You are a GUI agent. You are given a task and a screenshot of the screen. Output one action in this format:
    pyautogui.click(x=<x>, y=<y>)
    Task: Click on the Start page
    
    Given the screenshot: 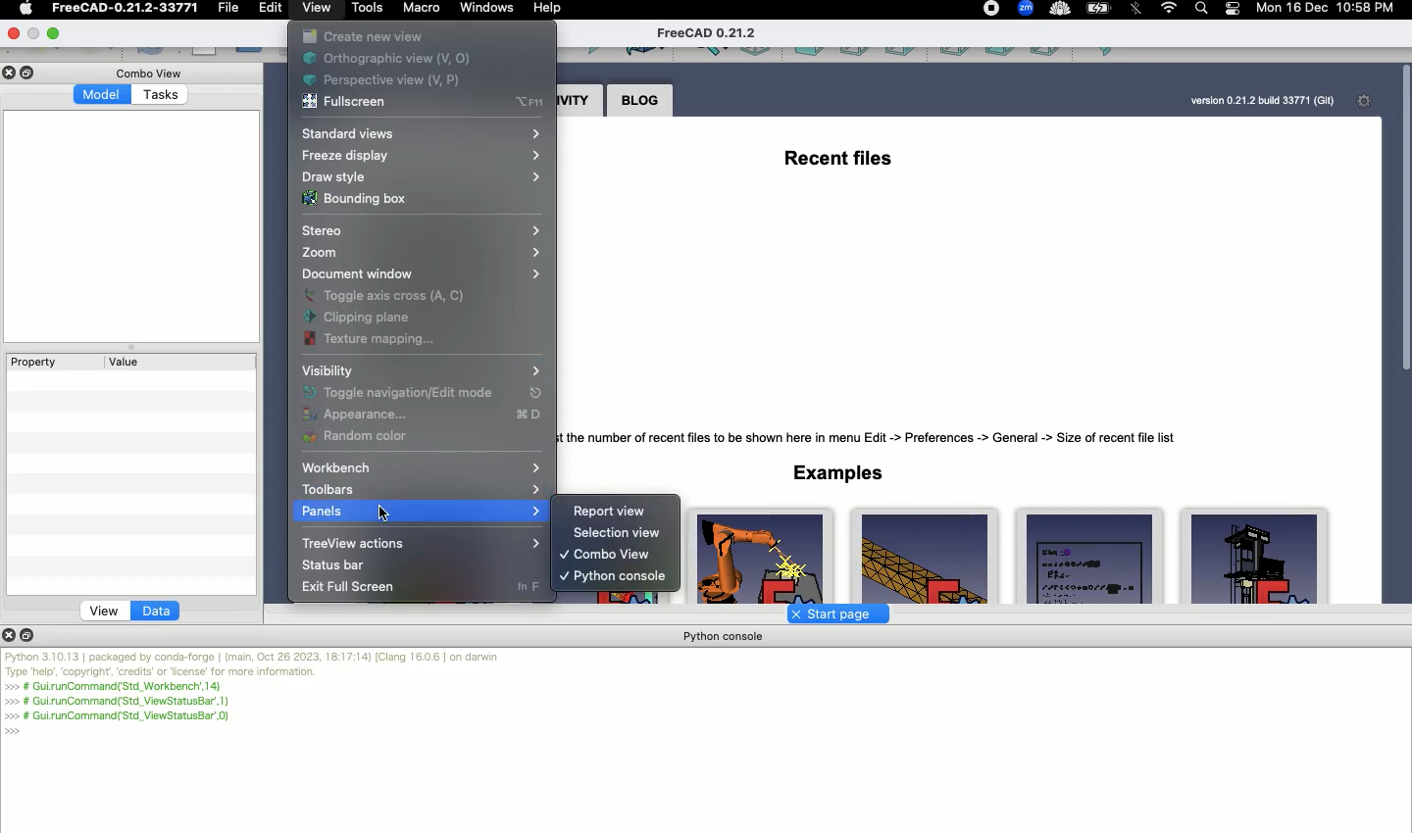 What is the action you would take?
    pyautogui.click(x=832, y=613)
    